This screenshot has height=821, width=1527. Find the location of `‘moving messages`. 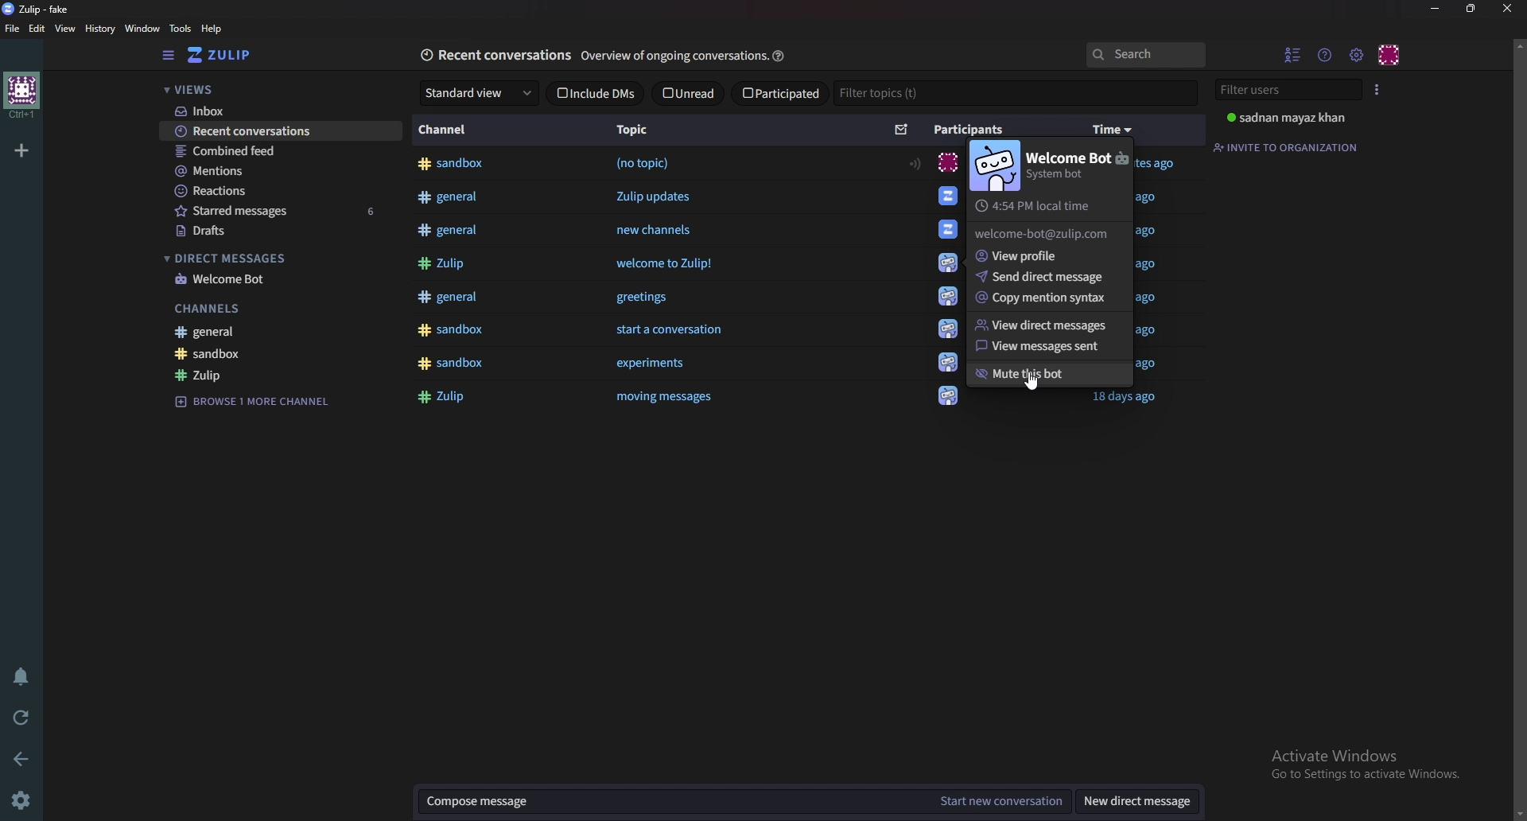

‘moving messages is located at coordinates (666, 399).